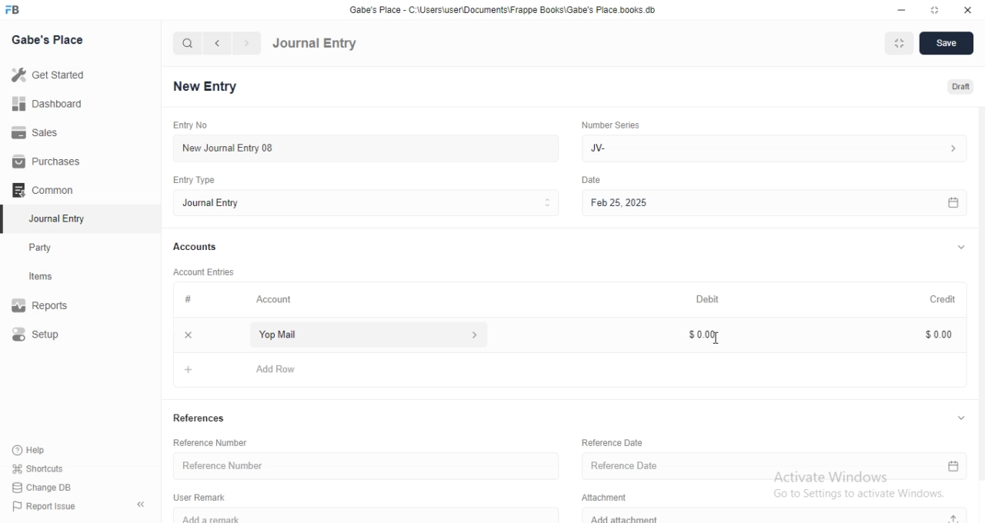 This screenshot has width=985, height=523. I want to click on Common, so click(46, 190).